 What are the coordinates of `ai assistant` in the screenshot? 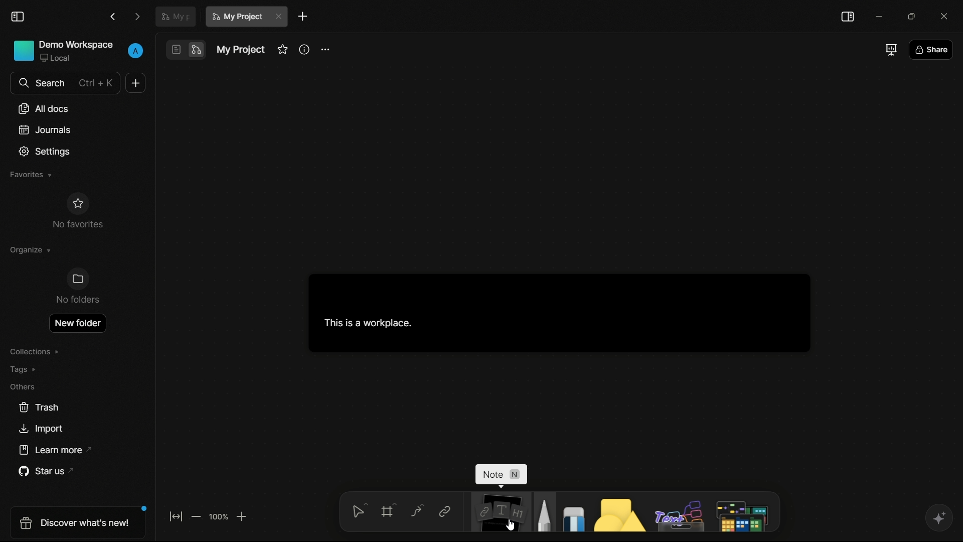 It's located at (937, 518).